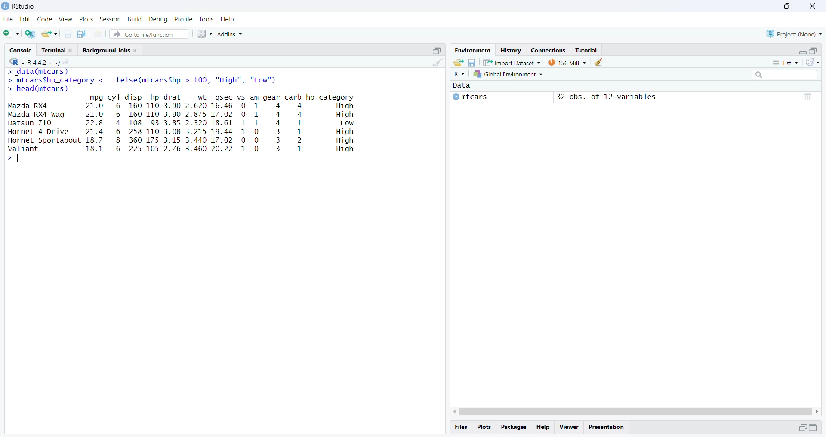 Image resolution: width=826 pixels, height=437 pixels. What do you see at coordinates (70, 34) in the screenshot?
I see `Save current document (Ctrl + S)` at bounding box center [70, 34].